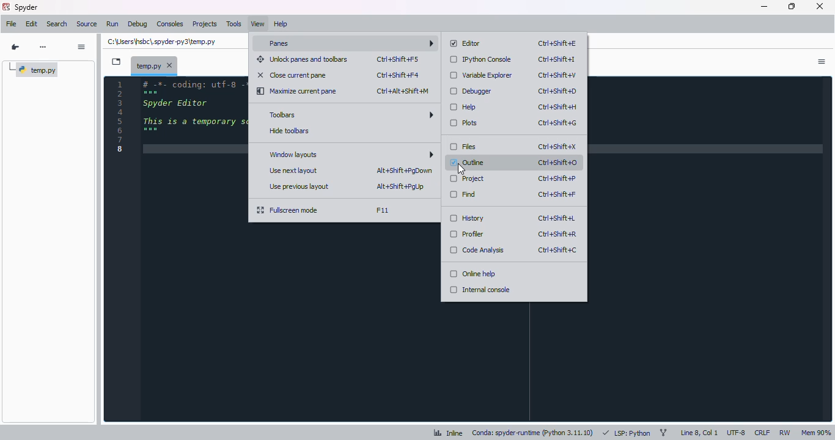 This screenshot has width=835, height=440. What do you see at coordinates (303, 59) in the screenshot?
I see `unlock panes and toolbars` at bounding box center [303, 59].